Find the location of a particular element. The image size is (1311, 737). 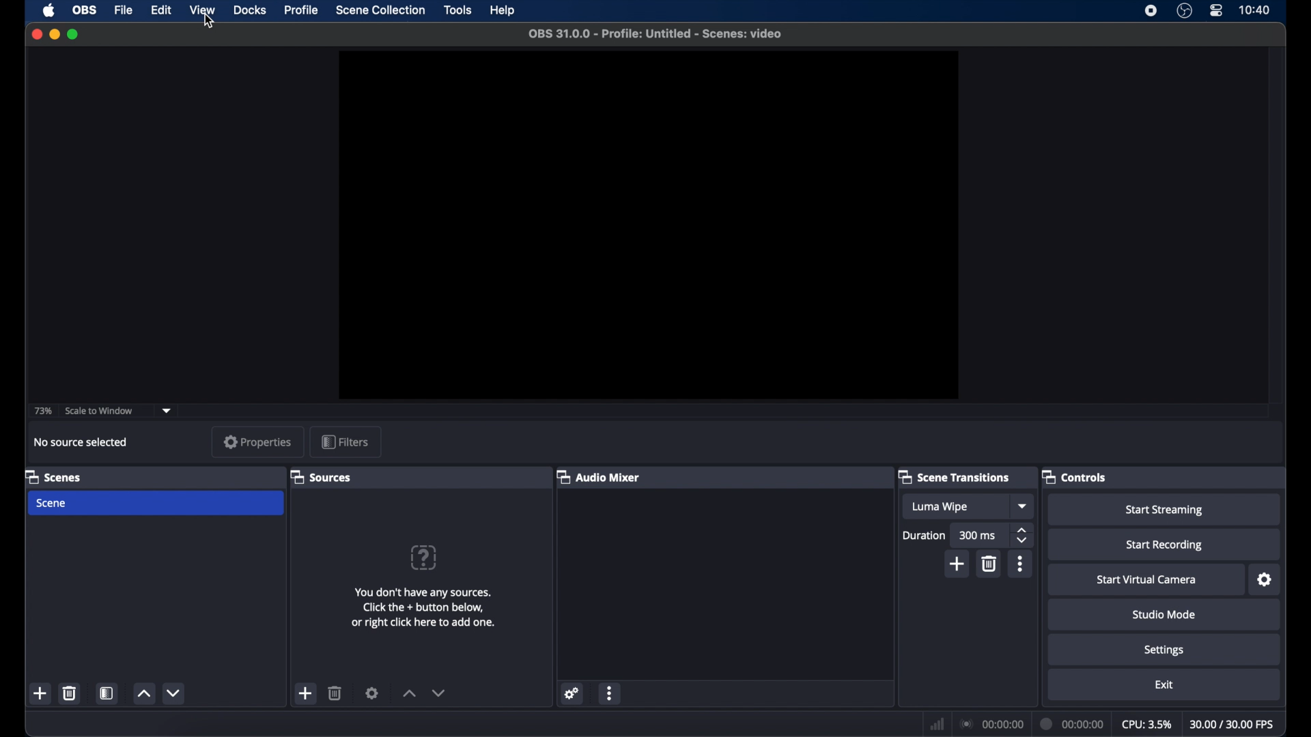

delete is located at coordinates (988, 563).